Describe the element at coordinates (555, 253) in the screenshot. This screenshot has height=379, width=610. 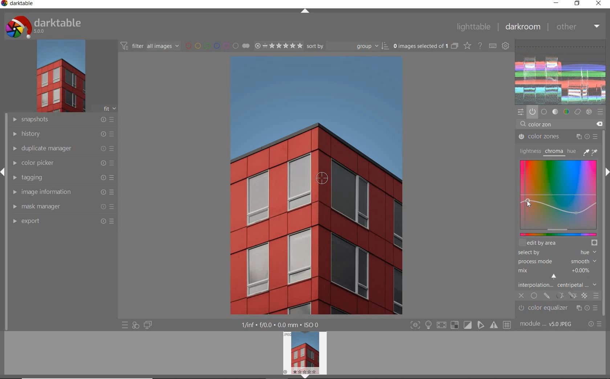
I see `SELECTED BY` at that location.